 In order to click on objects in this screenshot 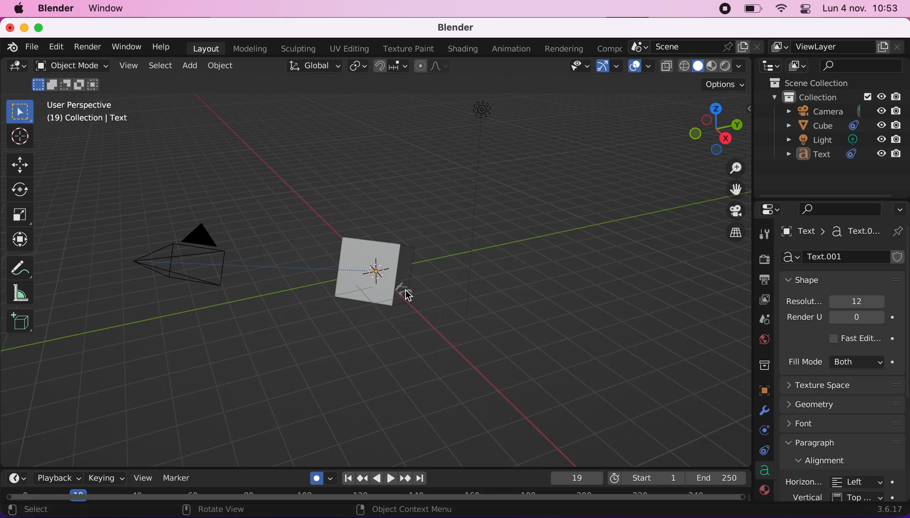, I will do `click(765, 390)`.